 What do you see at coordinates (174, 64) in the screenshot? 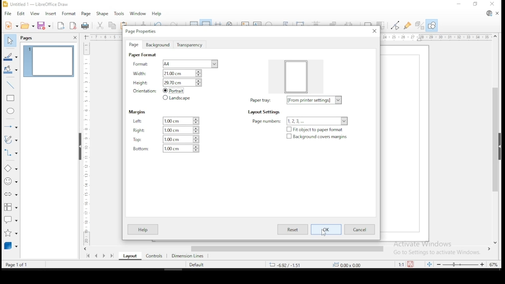
I see `format` at bounding box center [174, 64].